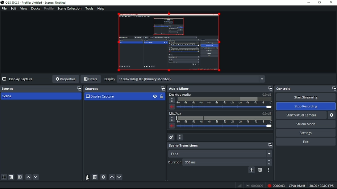  I want to click on Recording 00:00:03, so click(276, 186).